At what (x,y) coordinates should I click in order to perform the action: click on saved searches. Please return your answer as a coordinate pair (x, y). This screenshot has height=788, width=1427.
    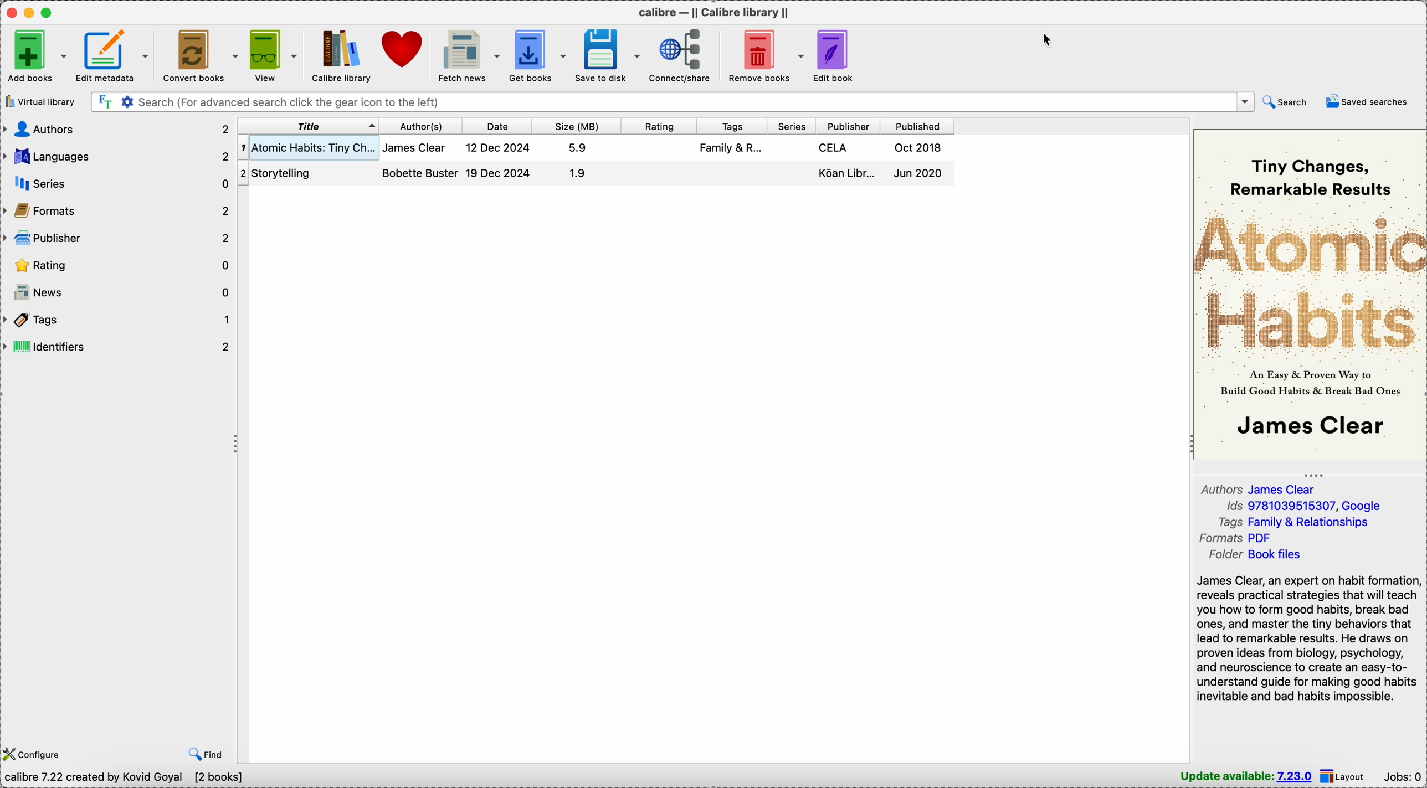
    Looking at the image, I should click on (1370, 102).